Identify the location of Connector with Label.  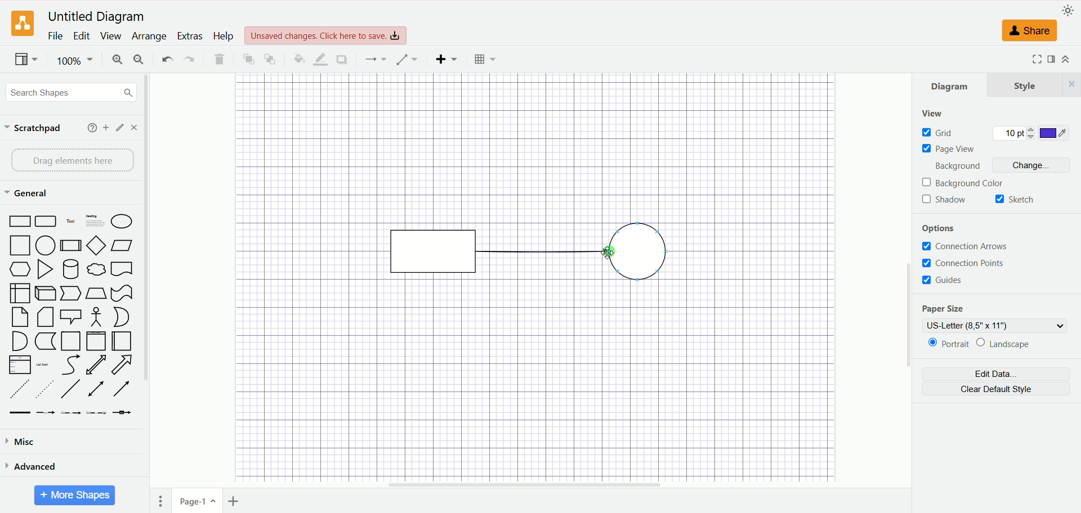
(46, 415).